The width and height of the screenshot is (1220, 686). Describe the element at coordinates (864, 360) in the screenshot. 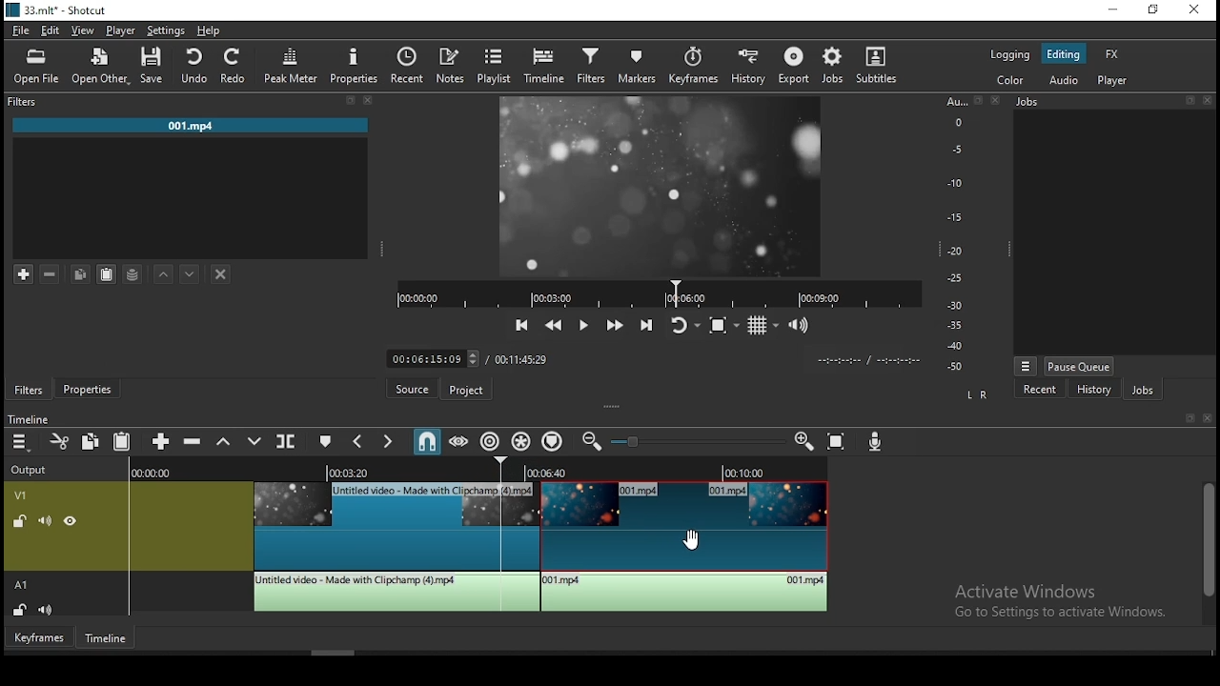

I see `time format` at that location.